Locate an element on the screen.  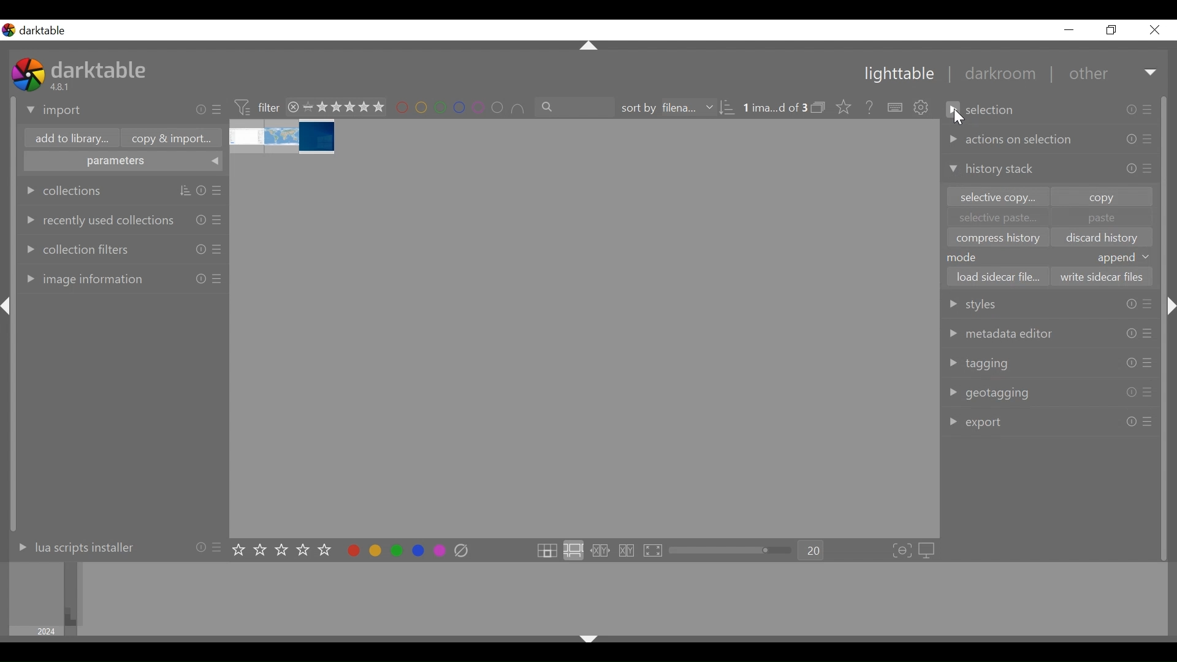
info is located at coordinates (201, 191).